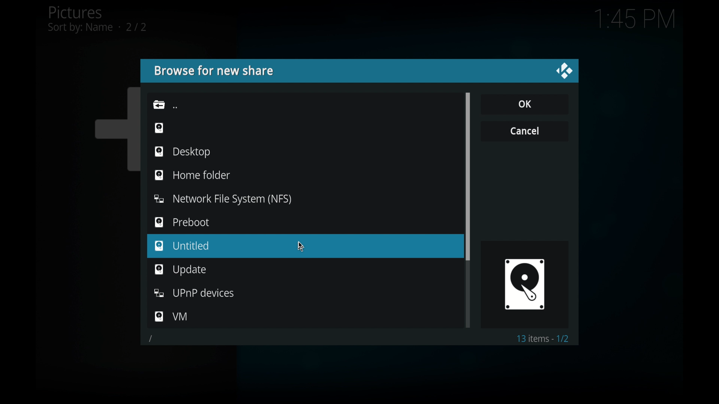  Describe the element at coordinates (524, 284) in the screenshot. I see `browse icon` at that location.